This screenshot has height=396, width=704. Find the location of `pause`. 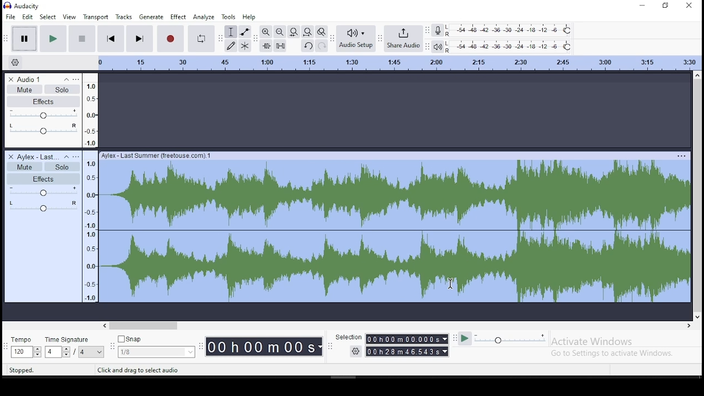

pause is located at coordinates (23, 38).